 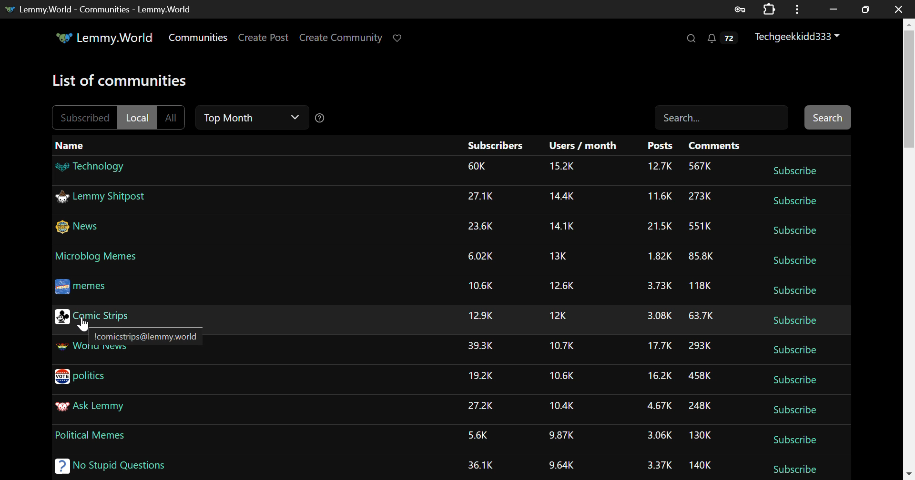 I want to click on Amount, so click(x=477, y=434).